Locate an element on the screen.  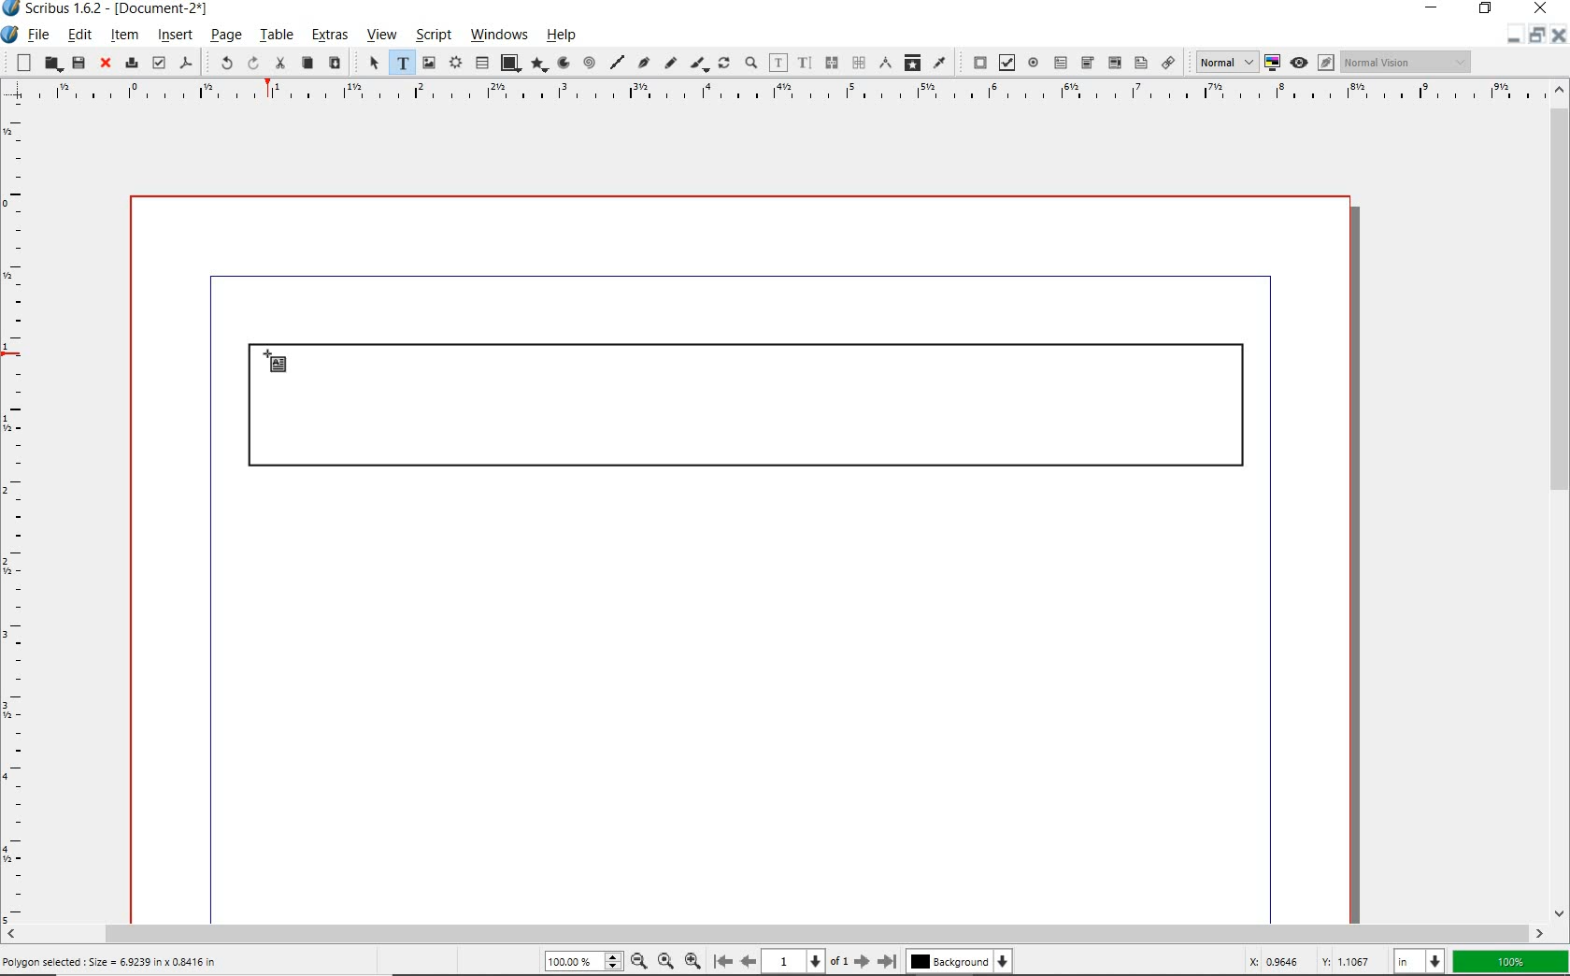
zoom in or zoom out is located at coordinates (750, 63).